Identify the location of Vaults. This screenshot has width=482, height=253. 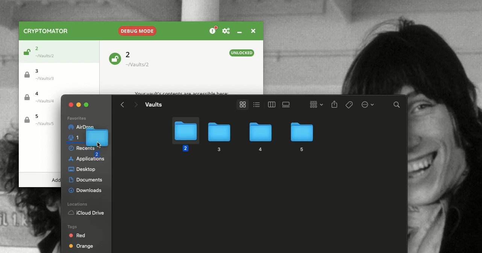
(153, 104).